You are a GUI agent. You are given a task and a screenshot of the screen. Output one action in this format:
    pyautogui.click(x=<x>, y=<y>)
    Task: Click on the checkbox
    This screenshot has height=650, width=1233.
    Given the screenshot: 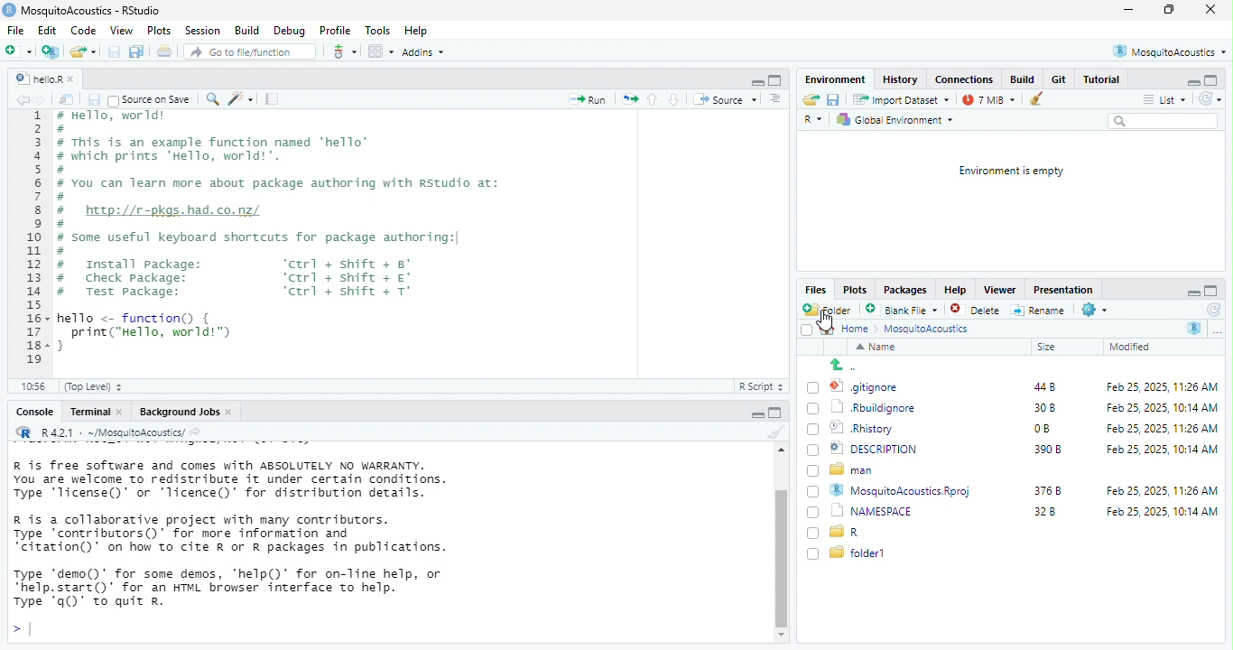 What is the action you would take?
    pyautogui.click(x=815, y=513)
    